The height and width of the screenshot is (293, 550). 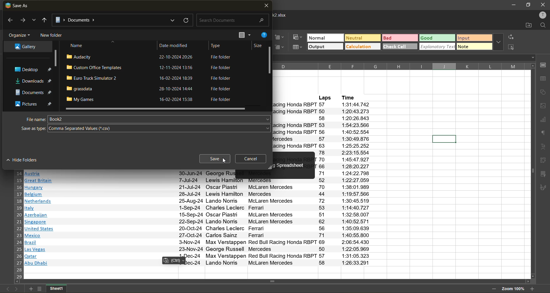 I want to click on file  name, so click(x=32, y=119).